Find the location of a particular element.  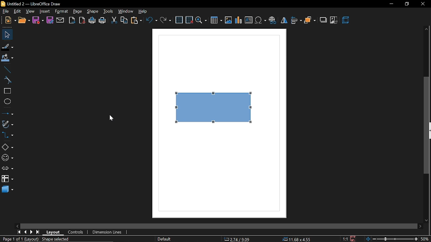

minimize is located at coordinates (391, 4).